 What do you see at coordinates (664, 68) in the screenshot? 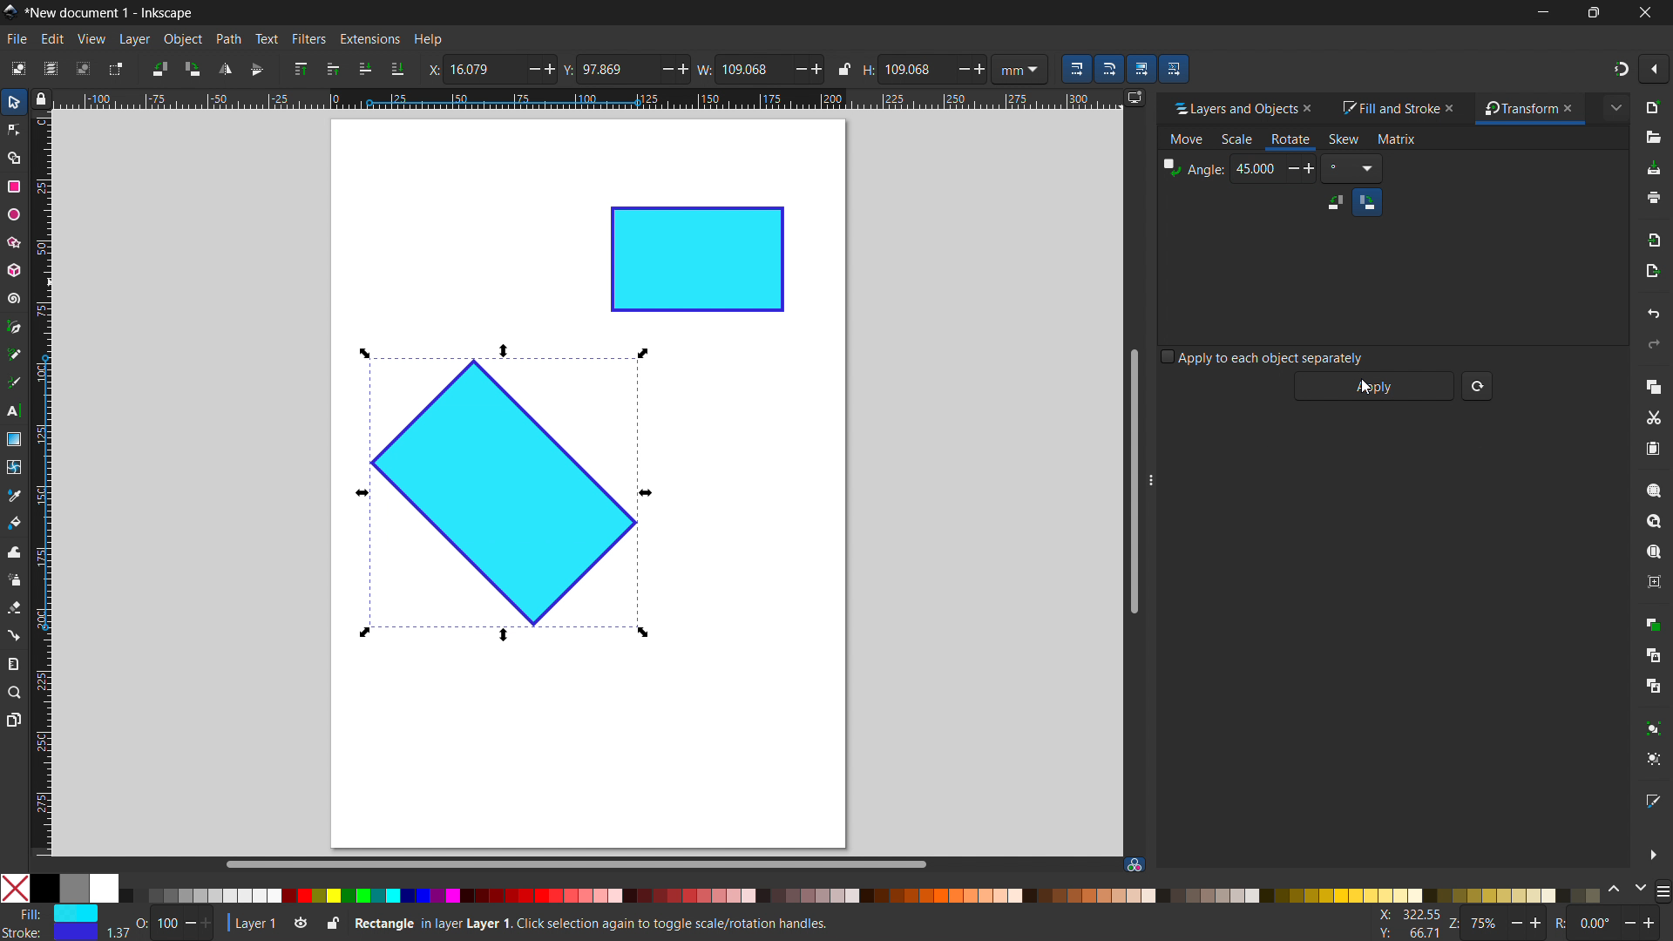
I see `Minus/ Decrease` at bounding box center [664, 68].